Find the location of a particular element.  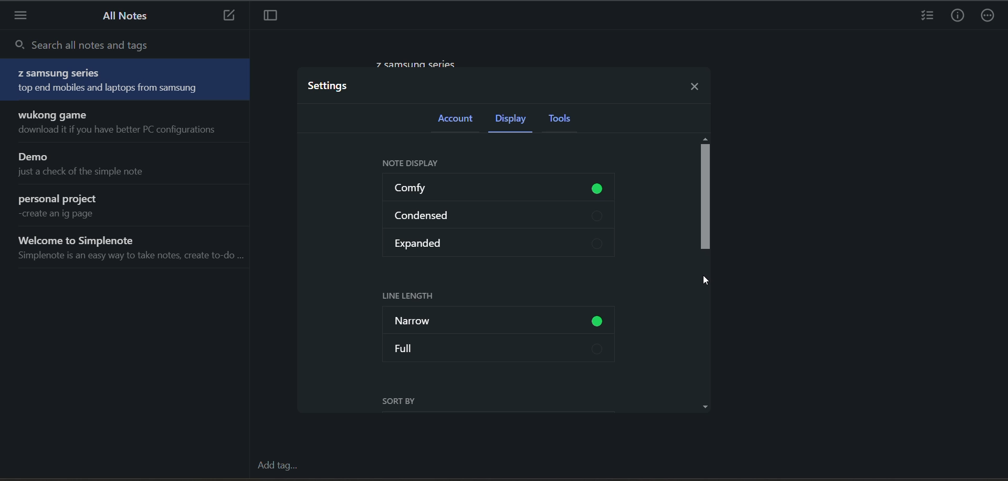

new note is located at coordinates (227, 15).